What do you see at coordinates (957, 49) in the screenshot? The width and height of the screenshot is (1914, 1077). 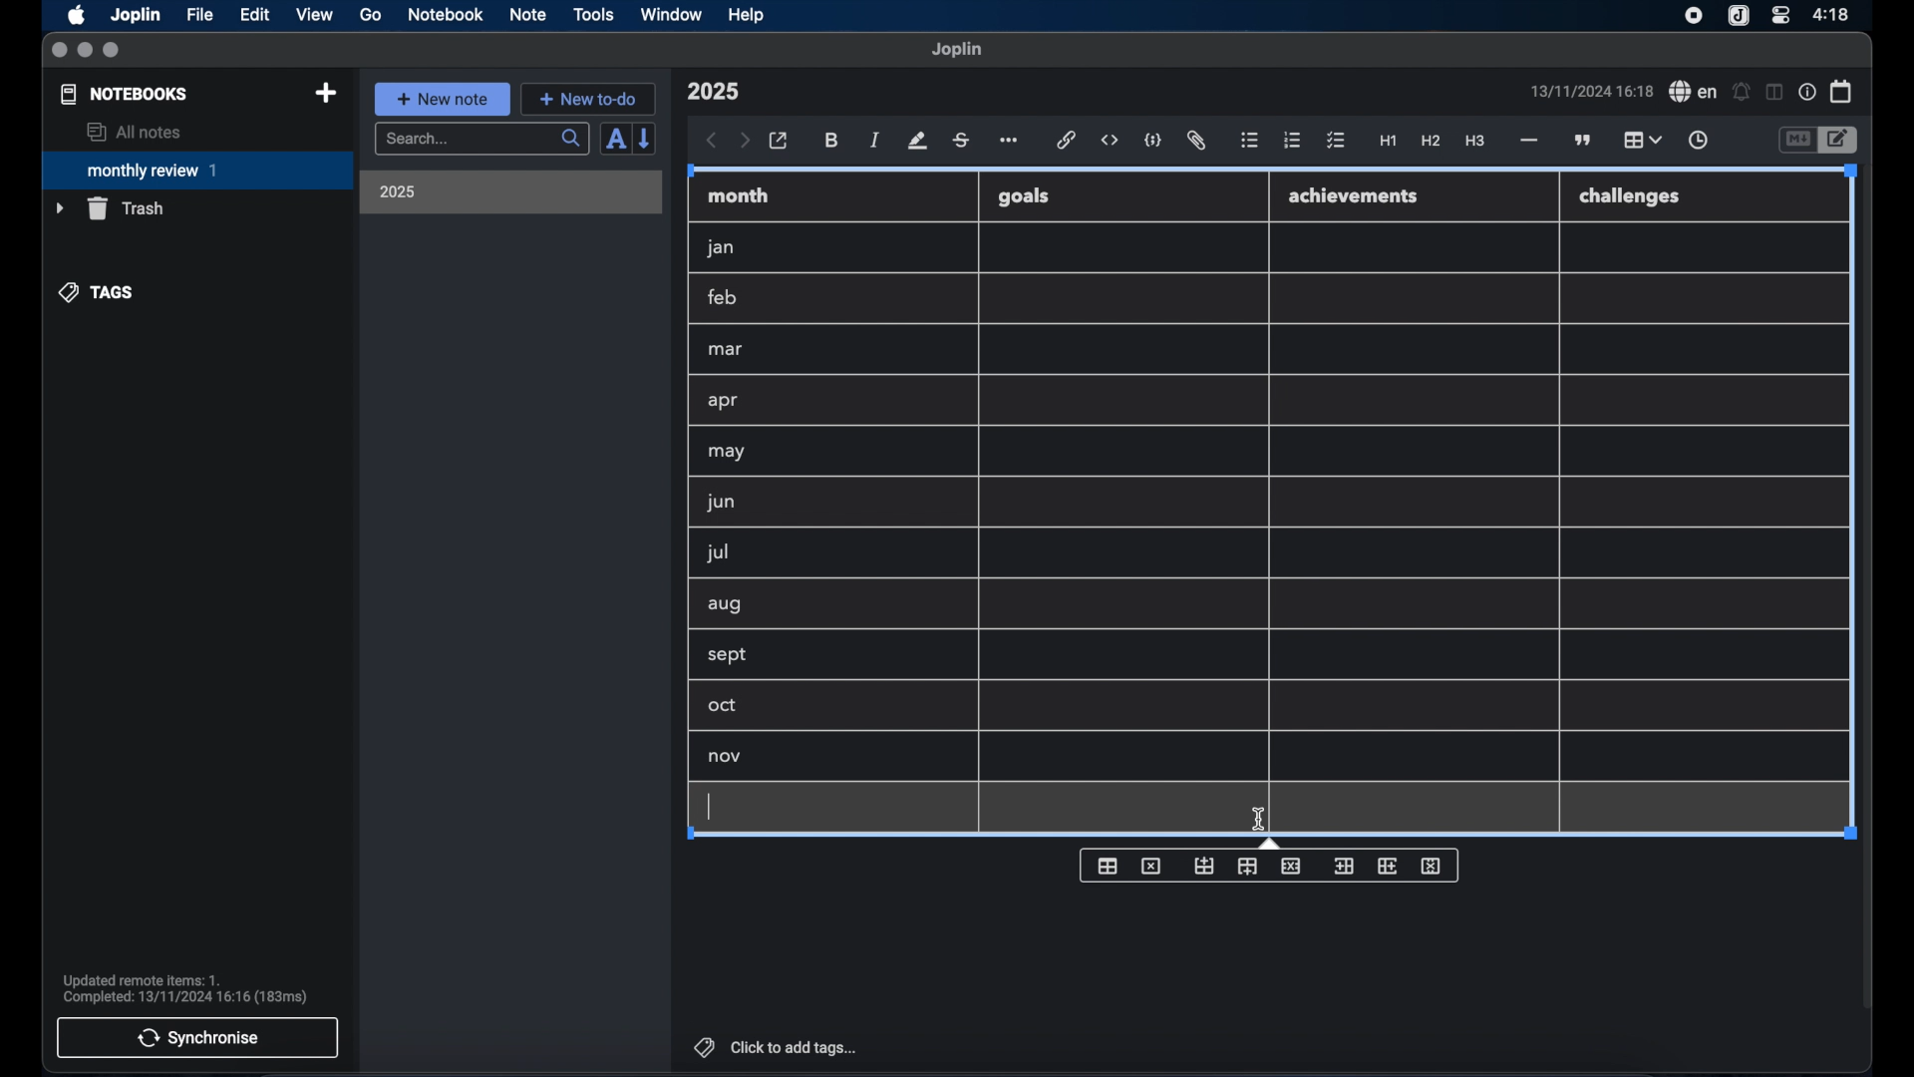 I see `joplin` at bounding box center [957, 49].